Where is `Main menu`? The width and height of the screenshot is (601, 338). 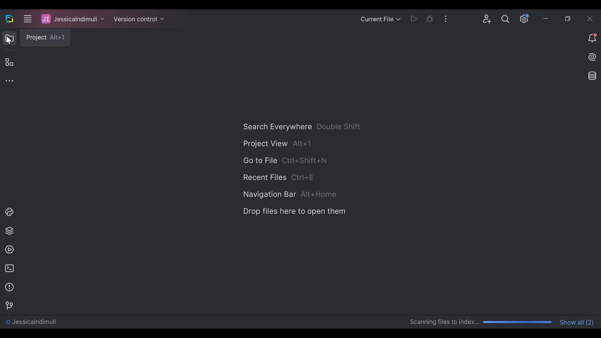 Main menu is located at coordinates (26, 19).